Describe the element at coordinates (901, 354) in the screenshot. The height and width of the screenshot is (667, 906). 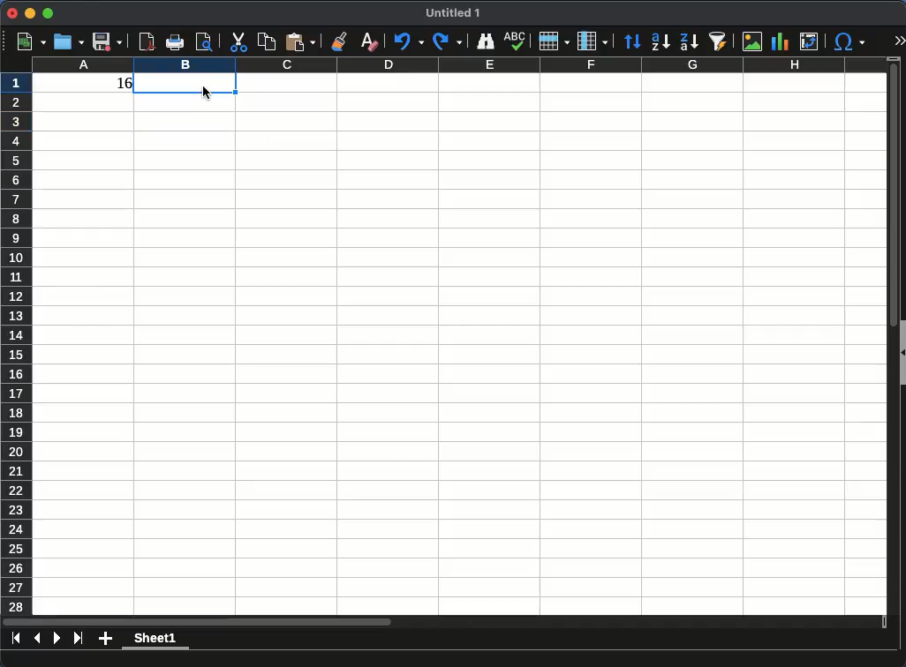
I see `collapse` at that location.